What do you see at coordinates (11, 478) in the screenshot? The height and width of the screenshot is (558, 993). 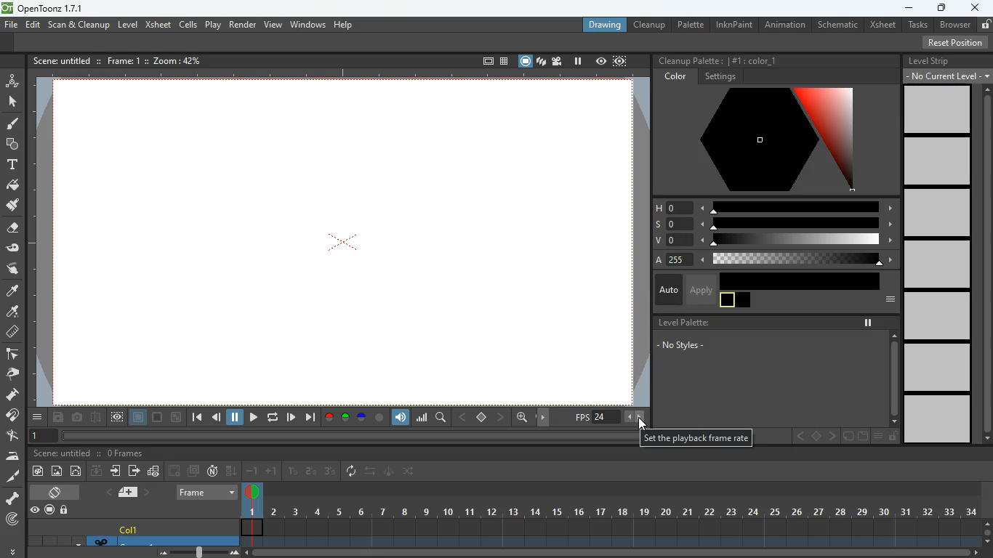 I see `cut` at bounding box center [11, 478].